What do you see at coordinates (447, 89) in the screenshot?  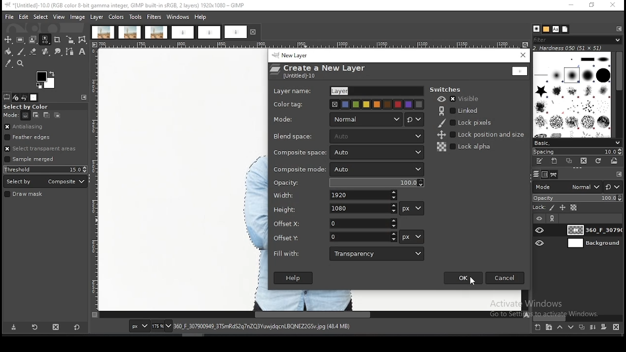 I see `switches` at bounding box center [447, 89].